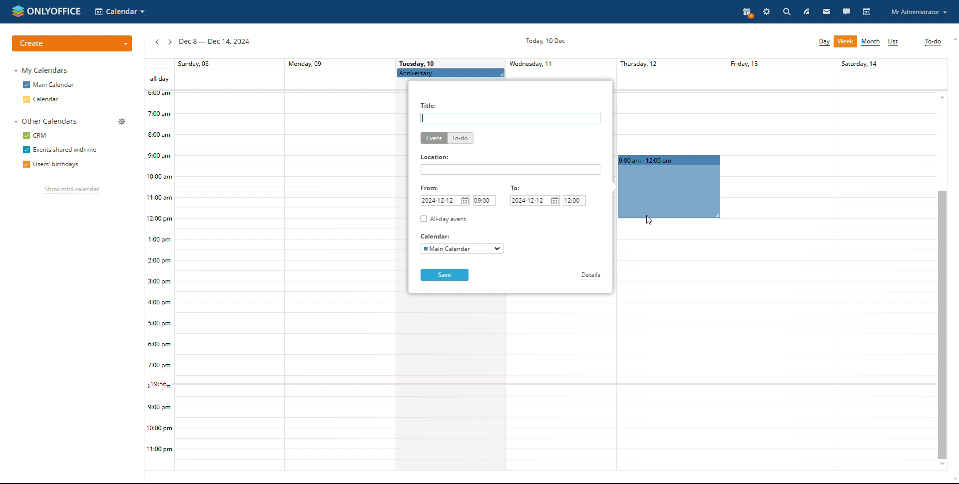 The width and height of the screenshot is (959, 484). Describe the element at coordinates (41, 136) in the screenshot. I see `crm` at that location.